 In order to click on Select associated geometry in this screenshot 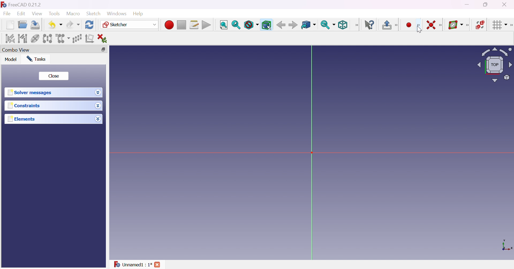, I will do `click(23, 38)`.